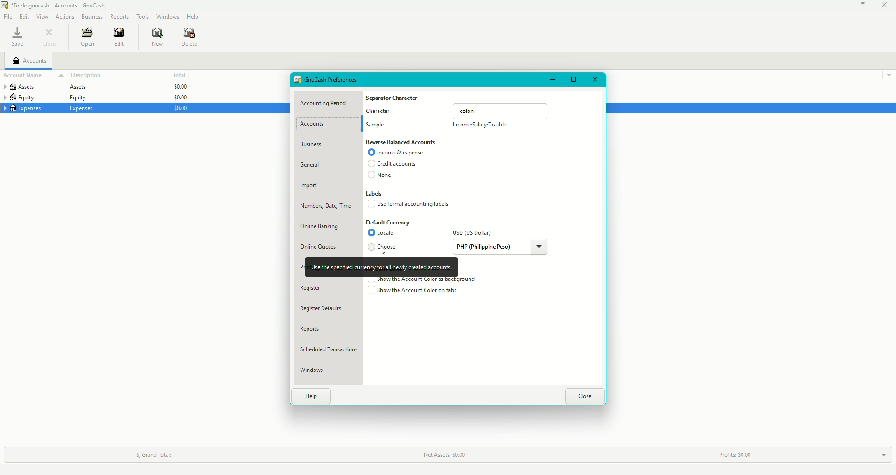 The height and width of the screenshot is (475, 896). I want to click on Choose, so click(386, 245).